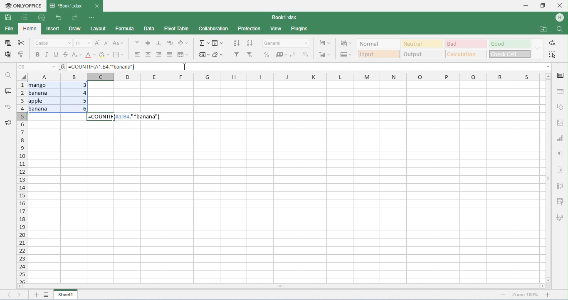 The image size is (568, 300). What do you see at coordinates (118, 43) in the screenshot?
I see `change case` at bounding box center [118, 43].